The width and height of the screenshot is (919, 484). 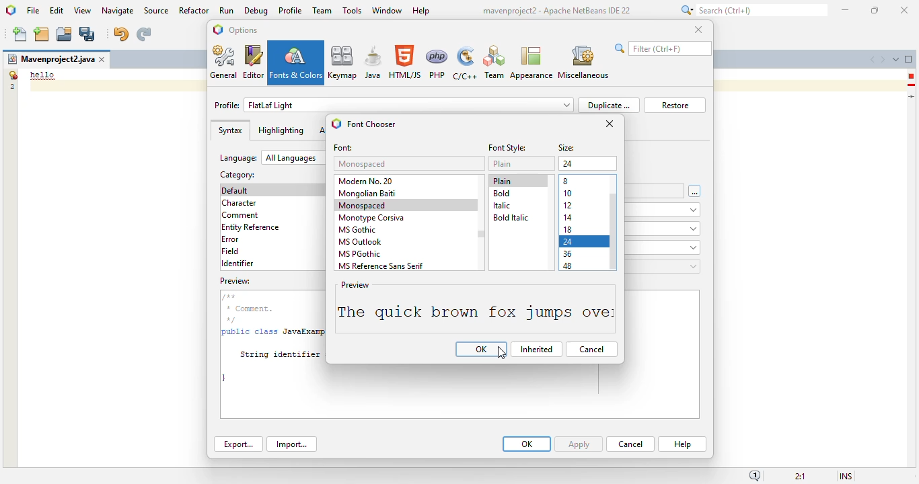 What do you see at coordinates (568, 165) in the screenshot?
I see `12` at bounding box center [568, 165].